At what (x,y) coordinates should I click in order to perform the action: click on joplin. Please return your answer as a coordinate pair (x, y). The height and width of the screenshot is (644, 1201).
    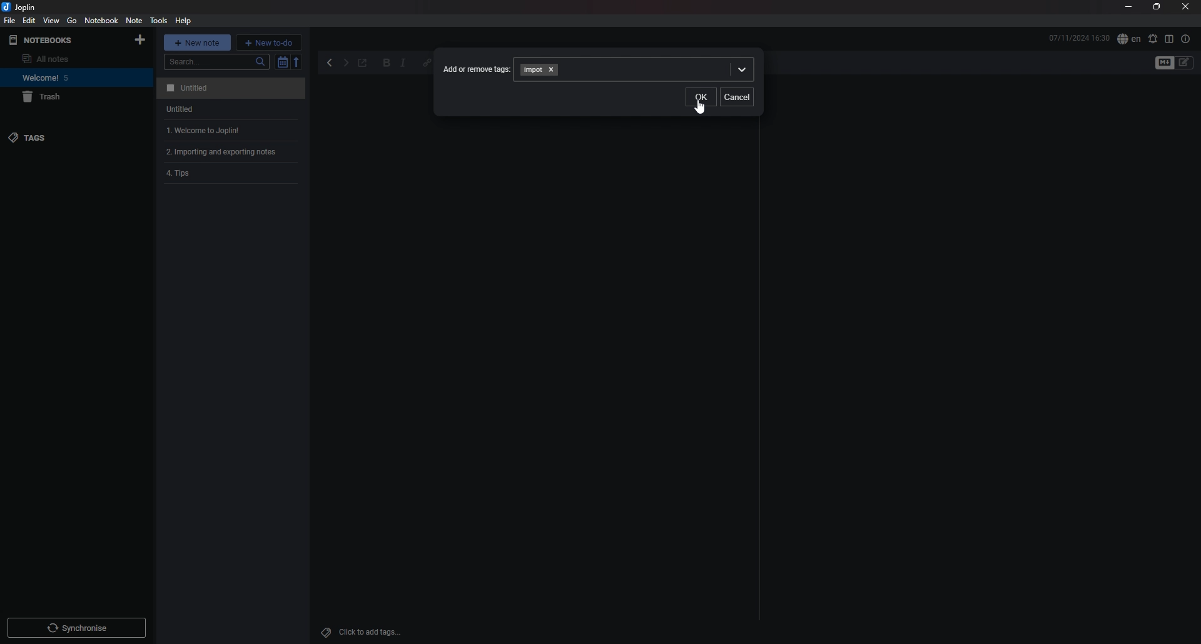
    Looking at the image, I should click on (21, 8).